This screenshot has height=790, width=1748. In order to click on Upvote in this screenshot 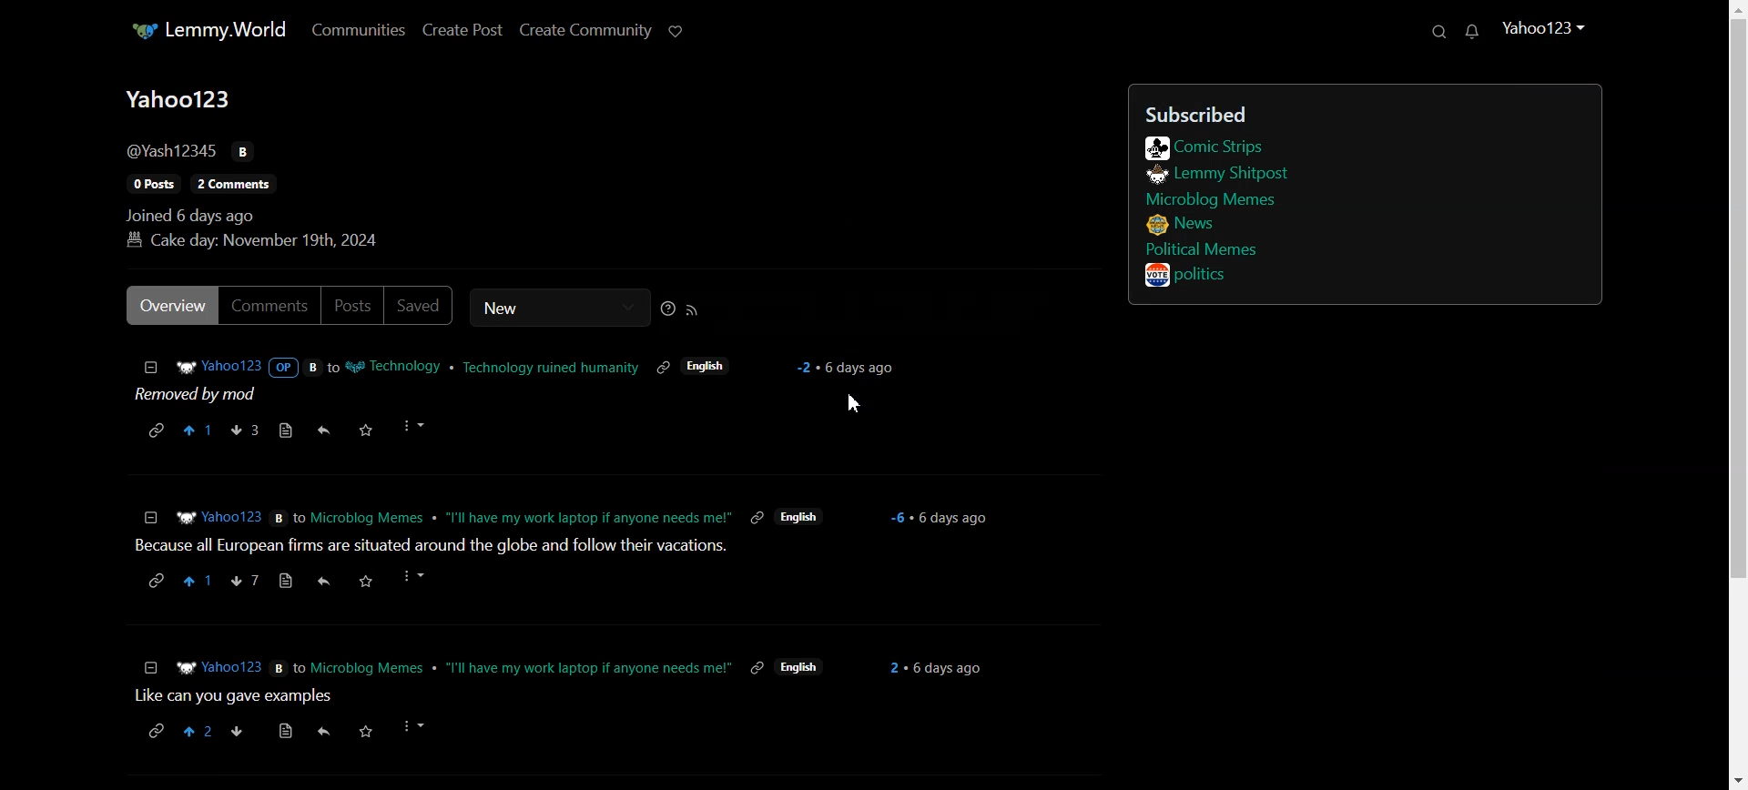, I will do `click(198, 430)`.